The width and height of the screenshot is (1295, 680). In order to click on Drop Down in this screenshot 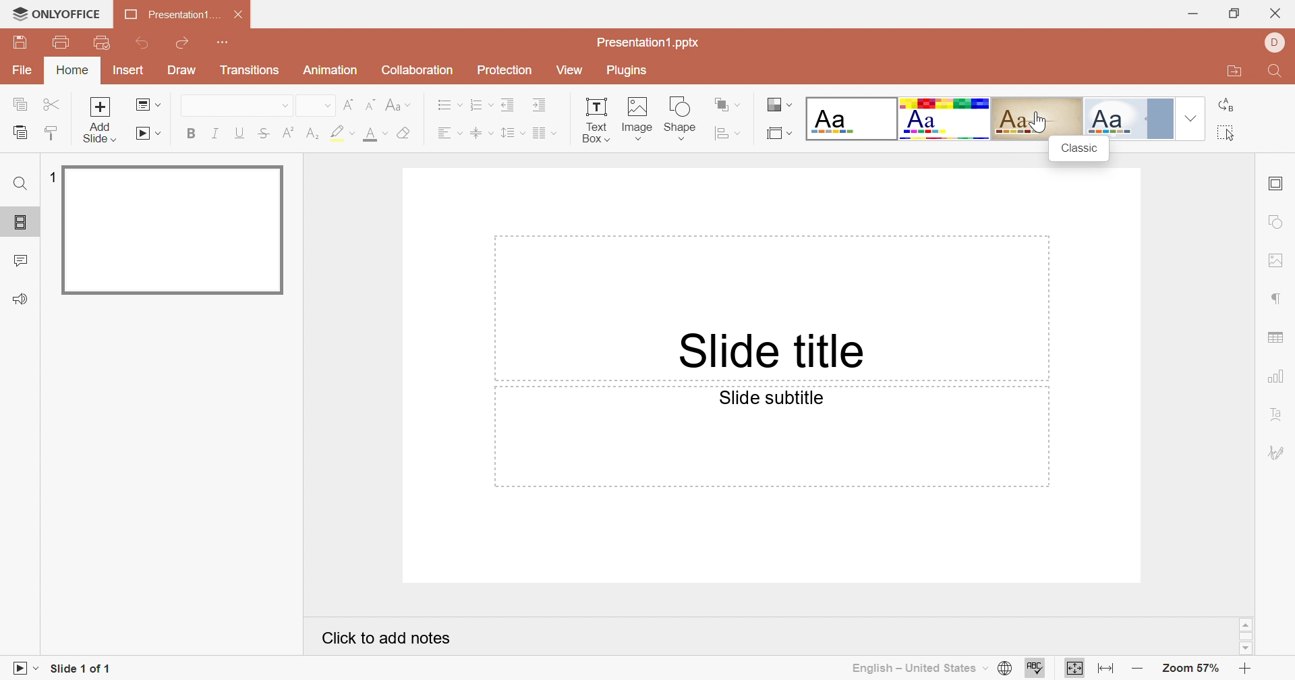, I will do `click(161, 134)`.